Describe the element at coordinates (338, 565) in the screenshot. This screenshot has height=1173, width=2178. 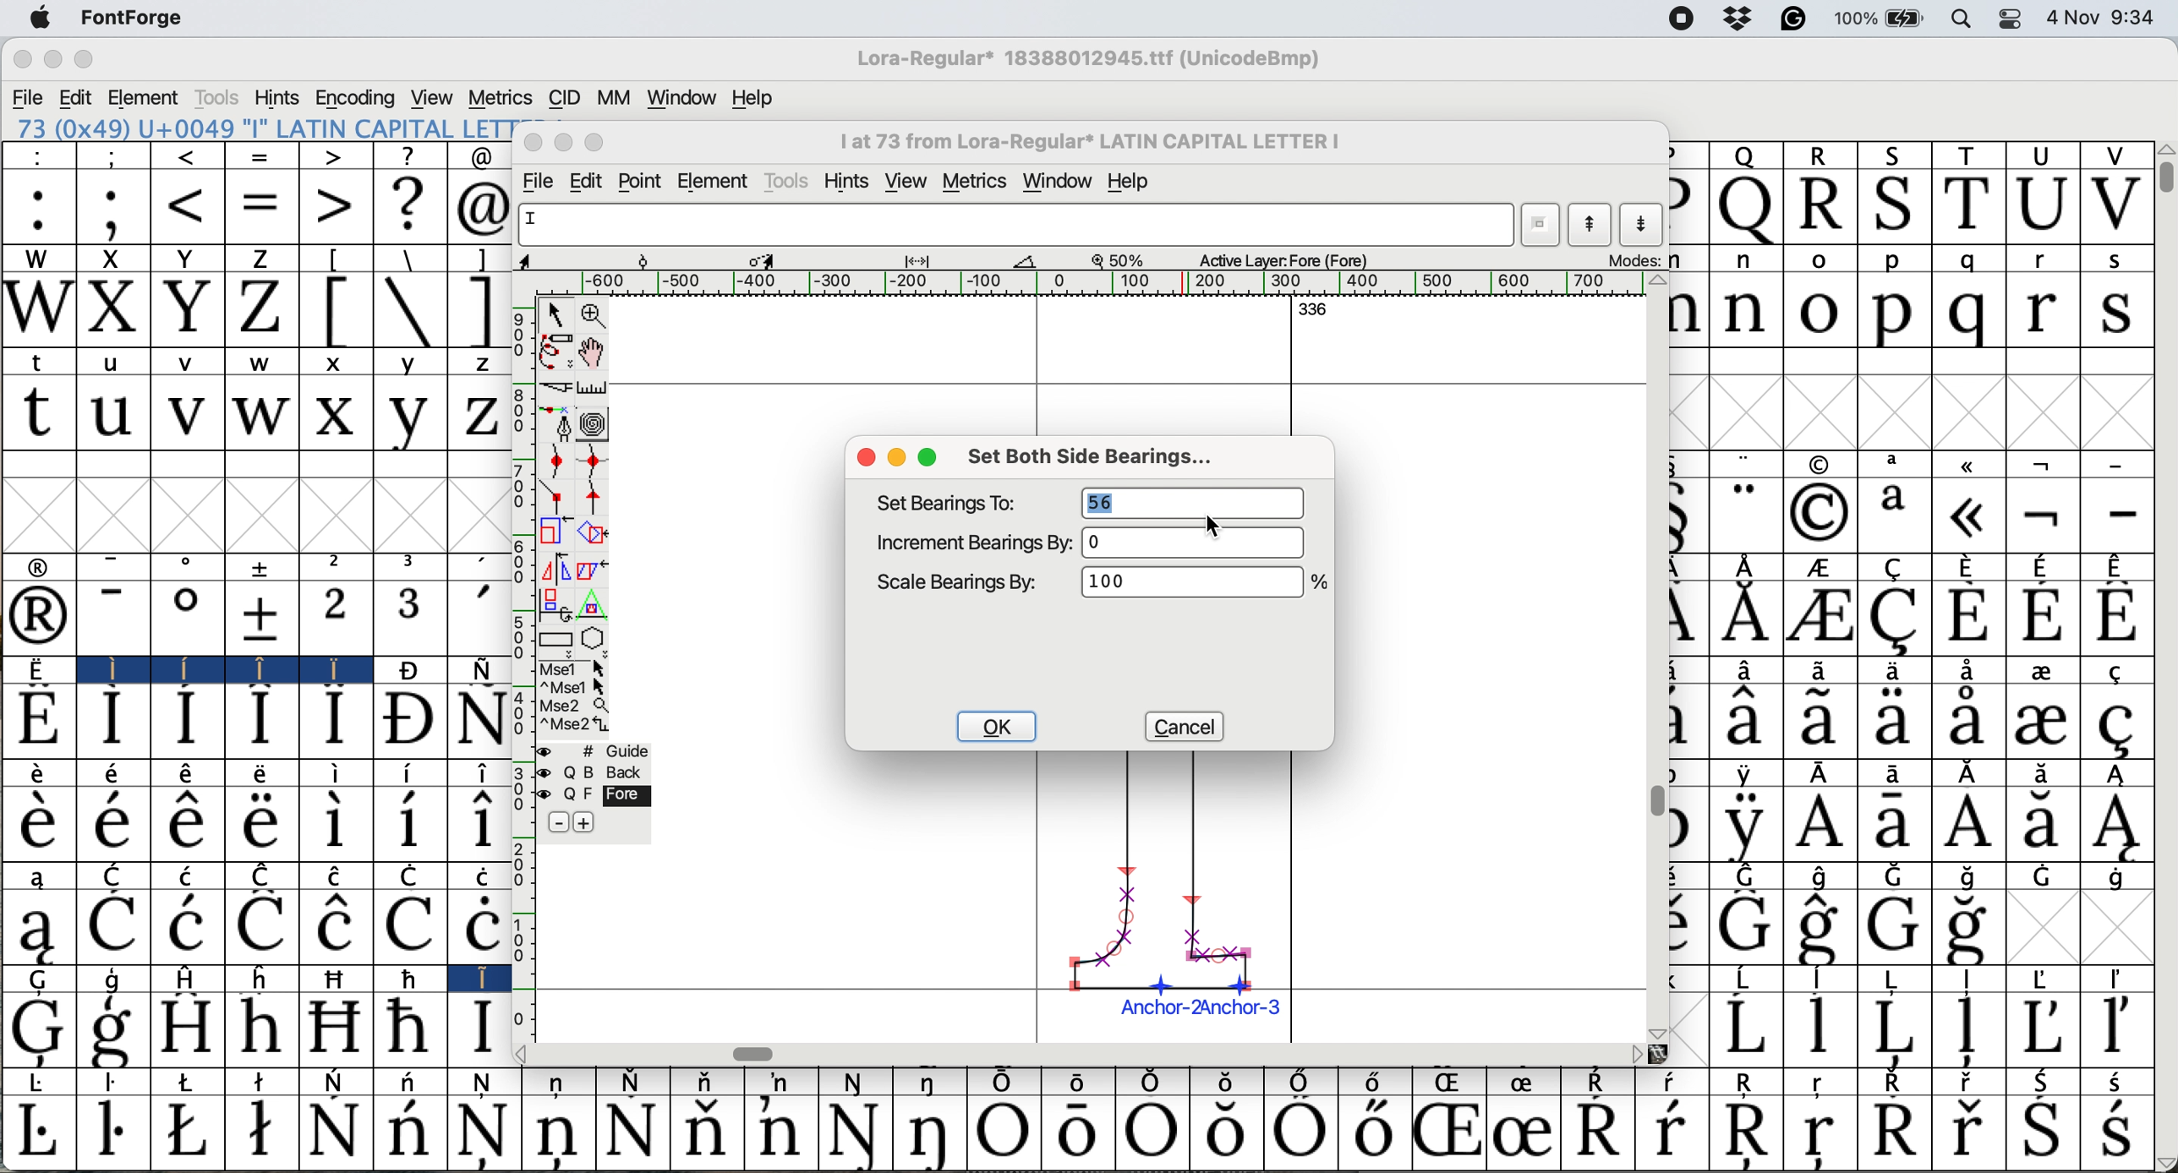
I see `2` at that location.